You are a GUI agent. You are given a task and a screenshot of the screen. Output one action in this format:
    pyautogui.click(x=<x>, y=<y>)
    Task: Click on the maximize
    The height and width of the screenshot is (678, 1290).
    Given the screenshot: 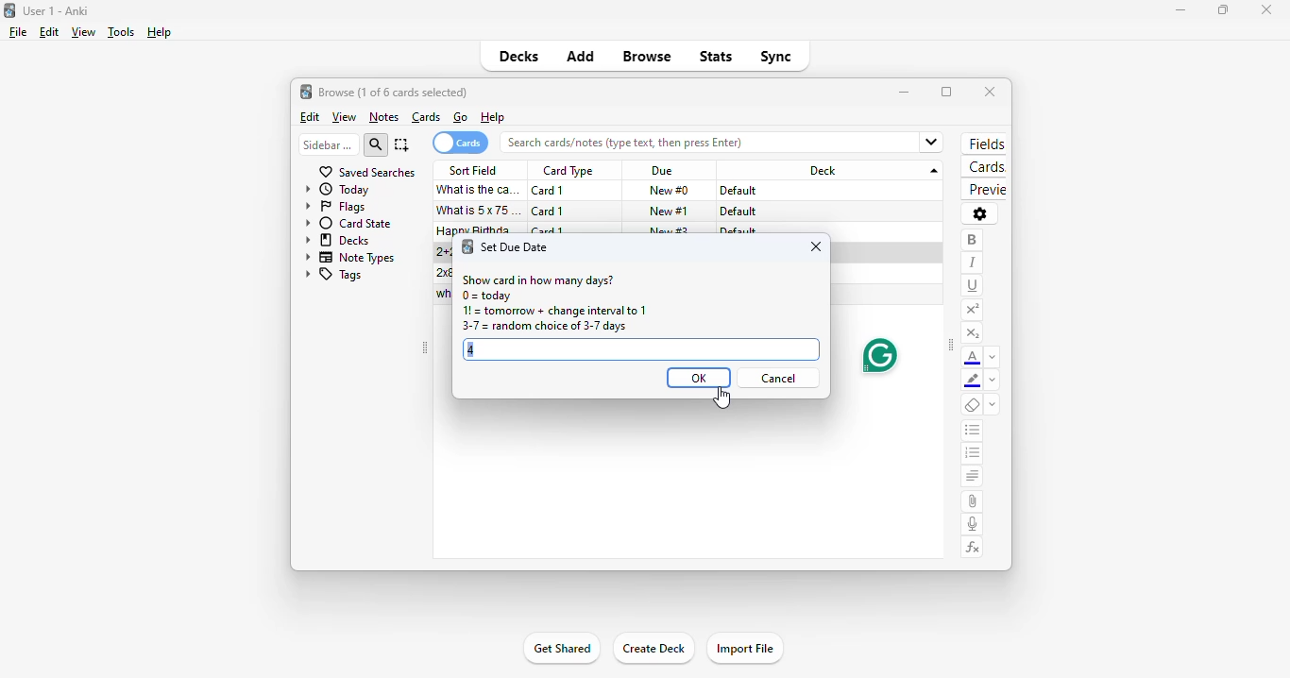 What is the action you would take?
    pyautogui.click(x=946, y=92)
    